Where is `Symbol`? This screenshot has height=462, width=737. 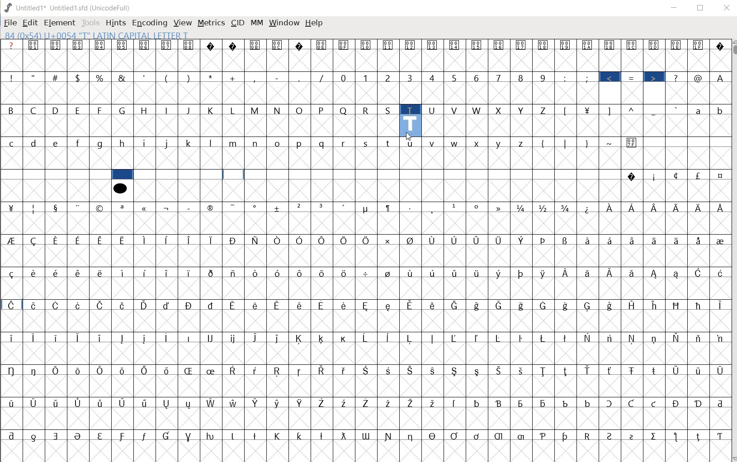 Symbol is located at coordinates (677, 370).